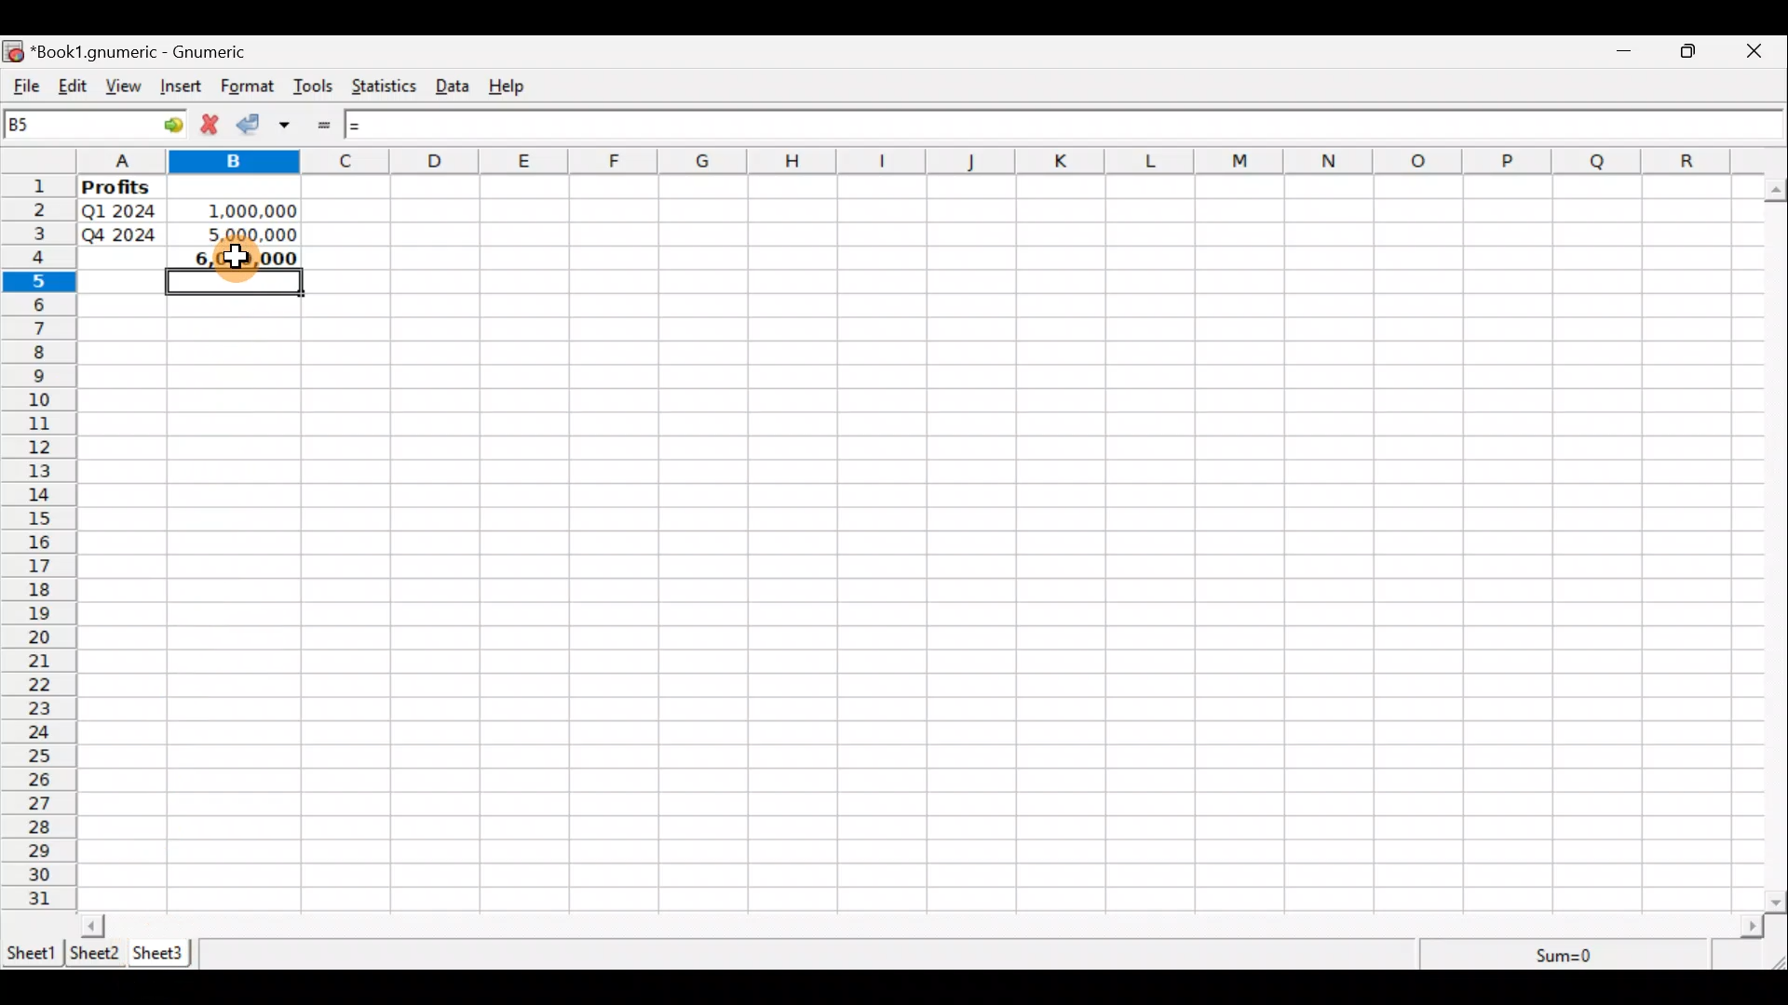 This screenshot has height=1005, width=1788. What do you see at coordinates (118, 209) in the screenshot?
I see `Q1 2024` at bounding box center [118, 209].